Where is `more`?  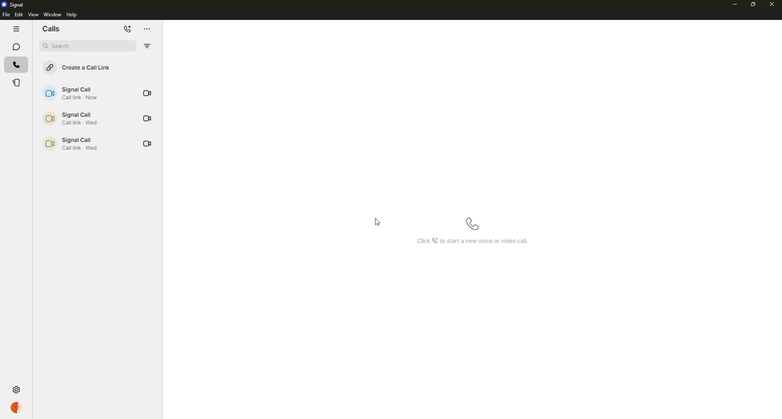
more is located at coordinates (149, 29).